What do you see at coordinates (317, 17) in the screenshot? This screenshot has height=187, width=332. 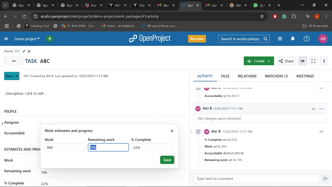 I see `Profile` at bounding box center [317, 17].